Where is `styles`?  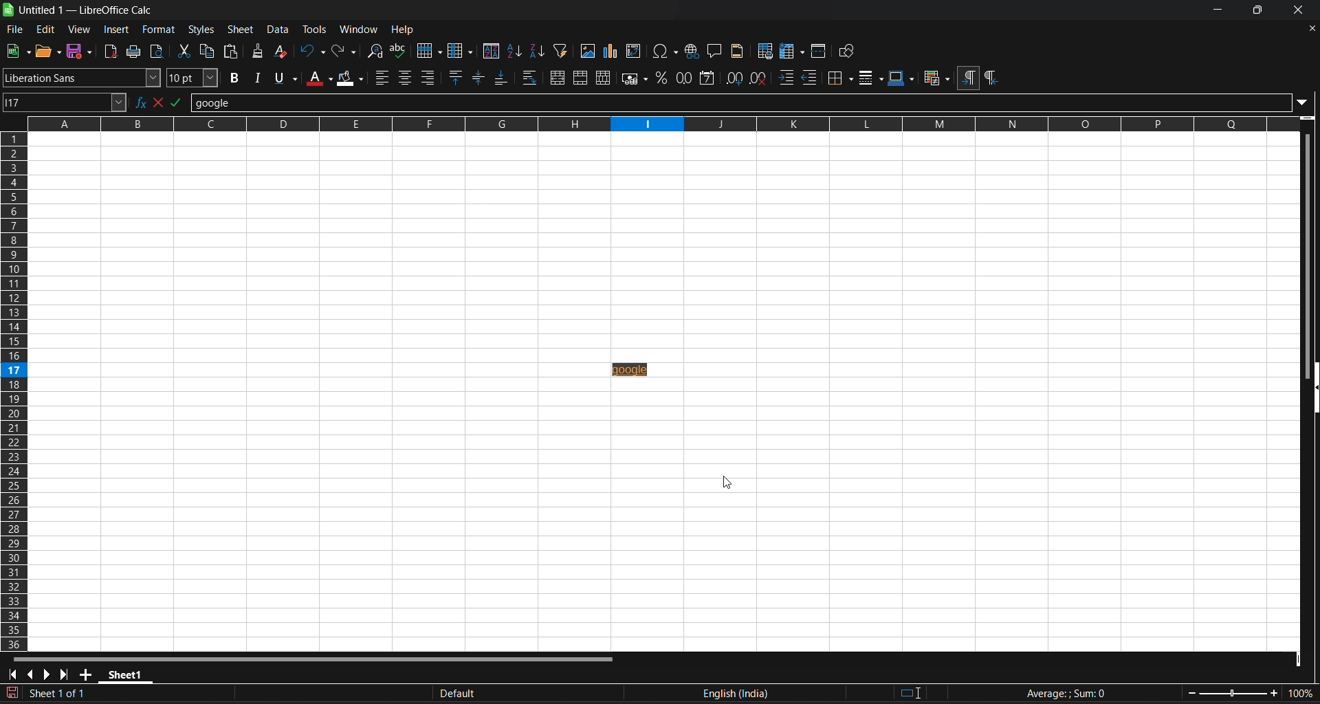
styles is located at coordinates (201, 30).